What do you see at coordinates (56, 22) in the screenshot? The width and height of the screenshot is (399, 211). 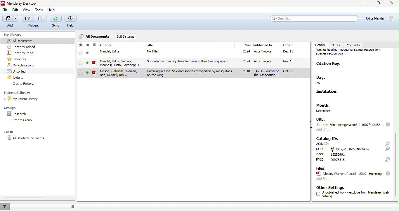 I see `sync` at bounding box center [56, 22].